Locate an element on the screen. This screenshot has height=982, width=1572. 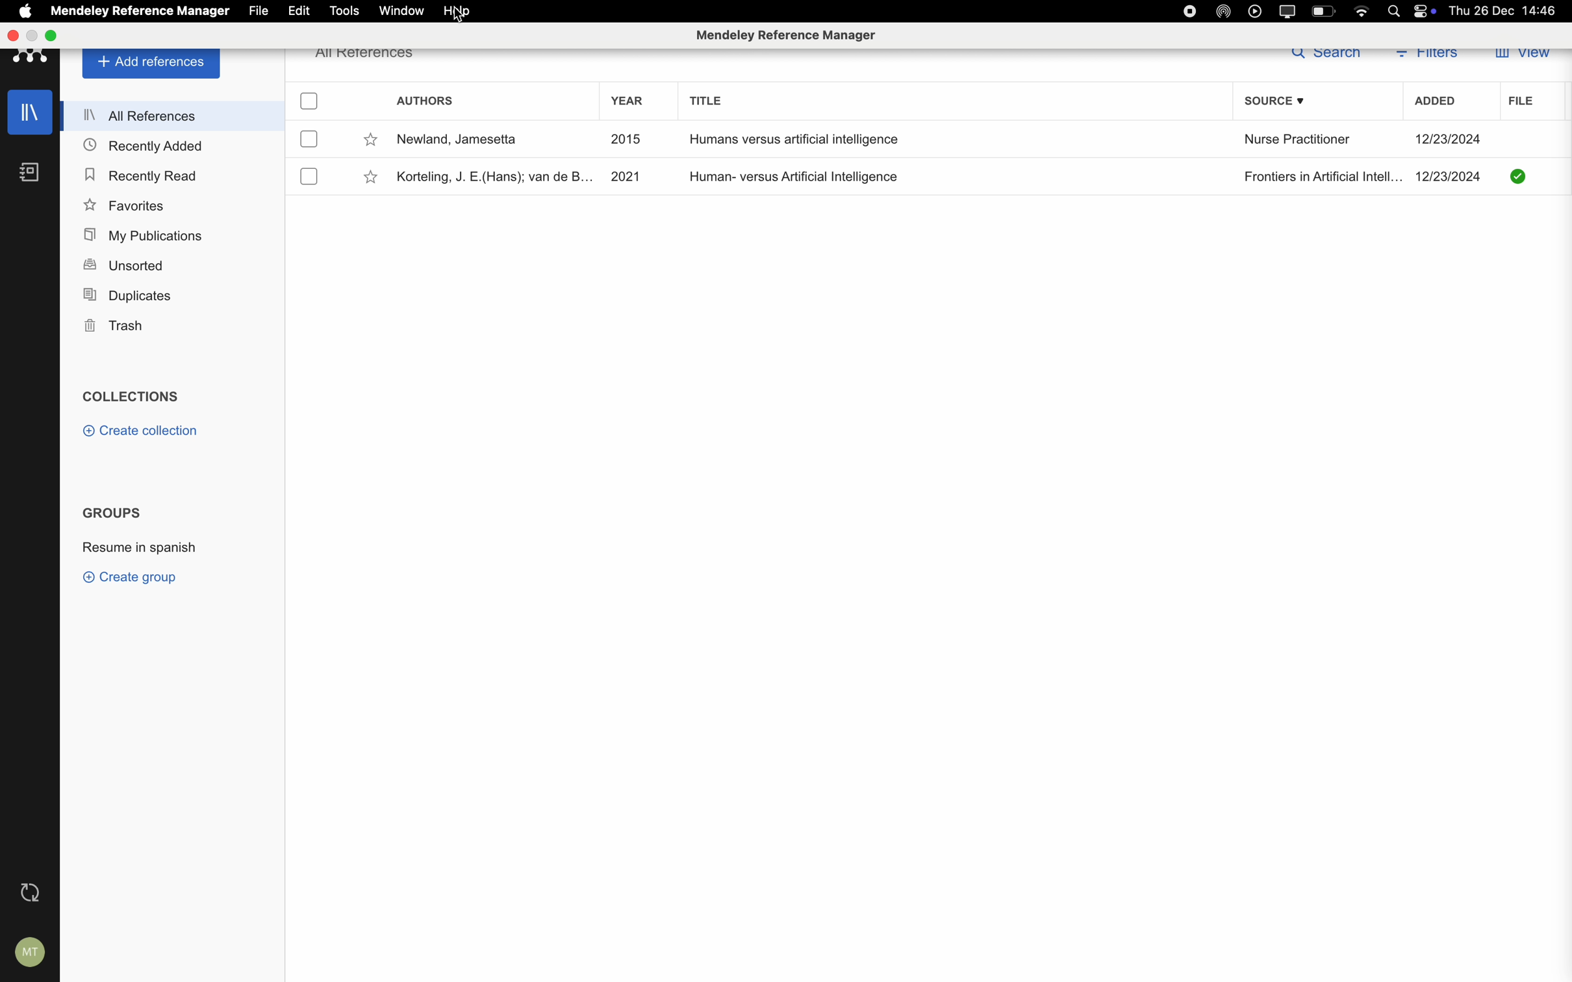
Favorites is located at coordinates (128, 204).